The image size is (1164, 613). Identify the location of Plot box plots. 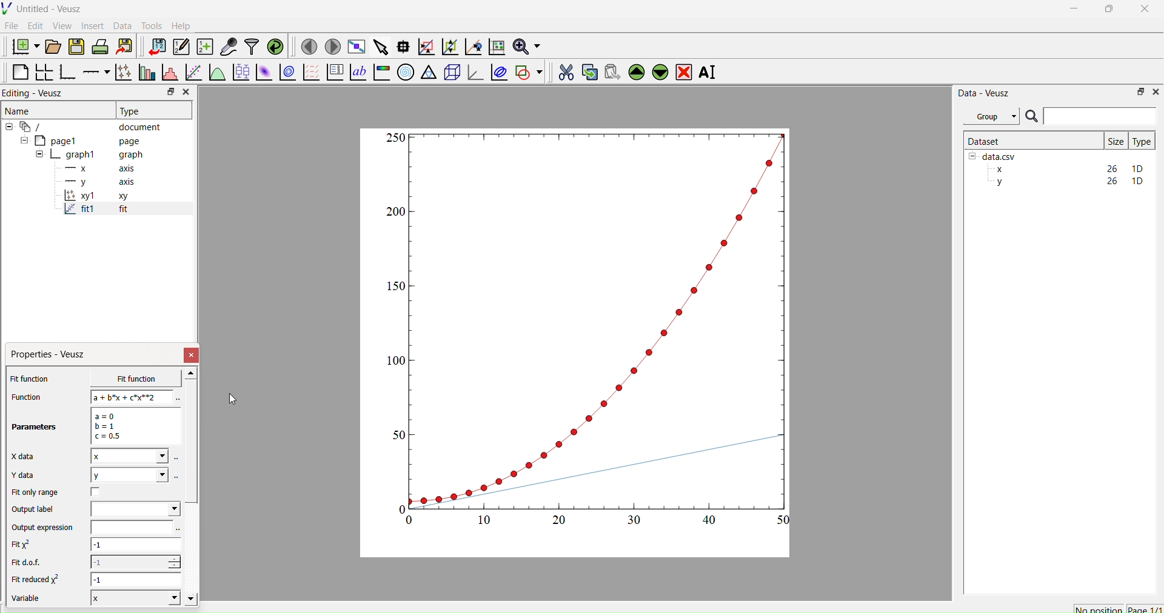
(241, 72).